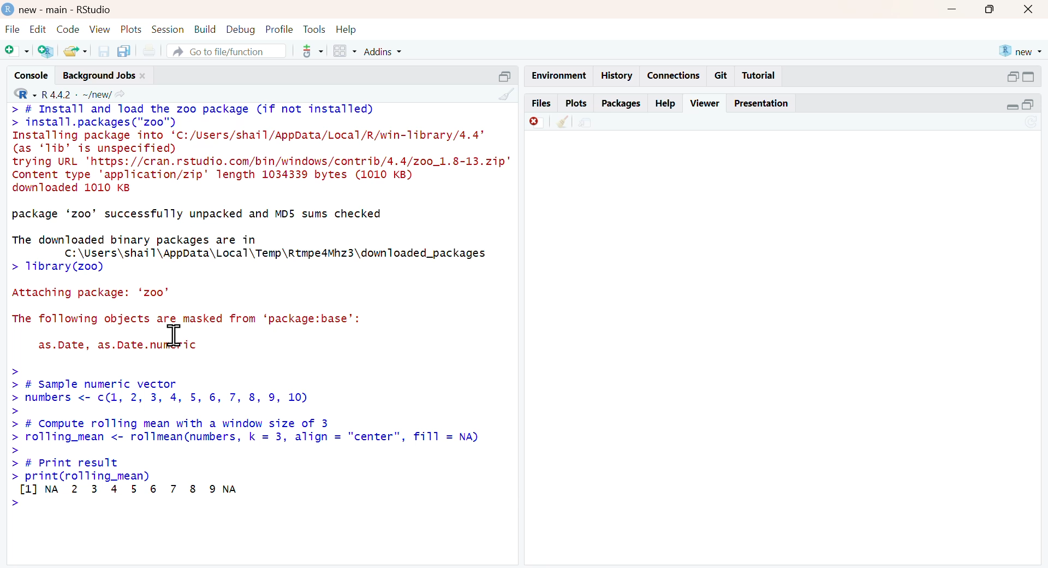 The height and width of the screenshot is (568, 1048). I want to click on profile, so click(280, 29).